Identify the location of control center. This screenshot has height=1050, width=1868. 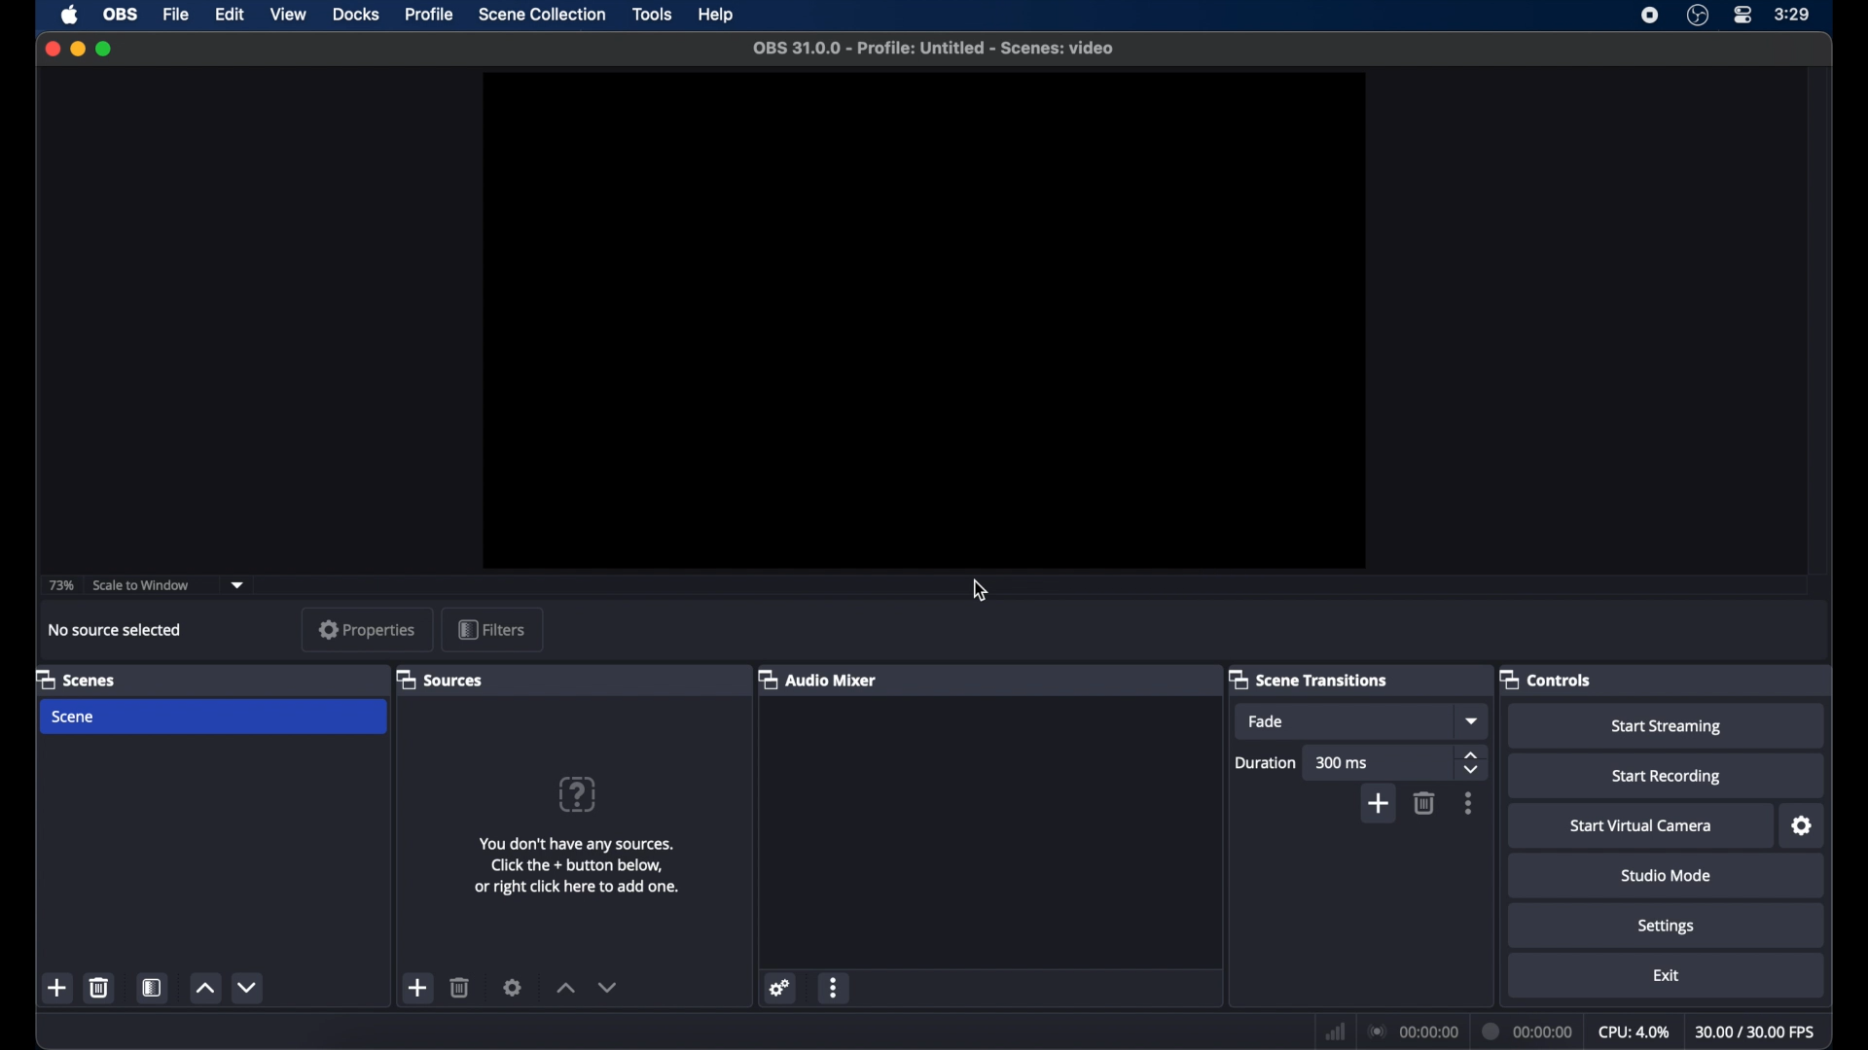
(1743, 15).